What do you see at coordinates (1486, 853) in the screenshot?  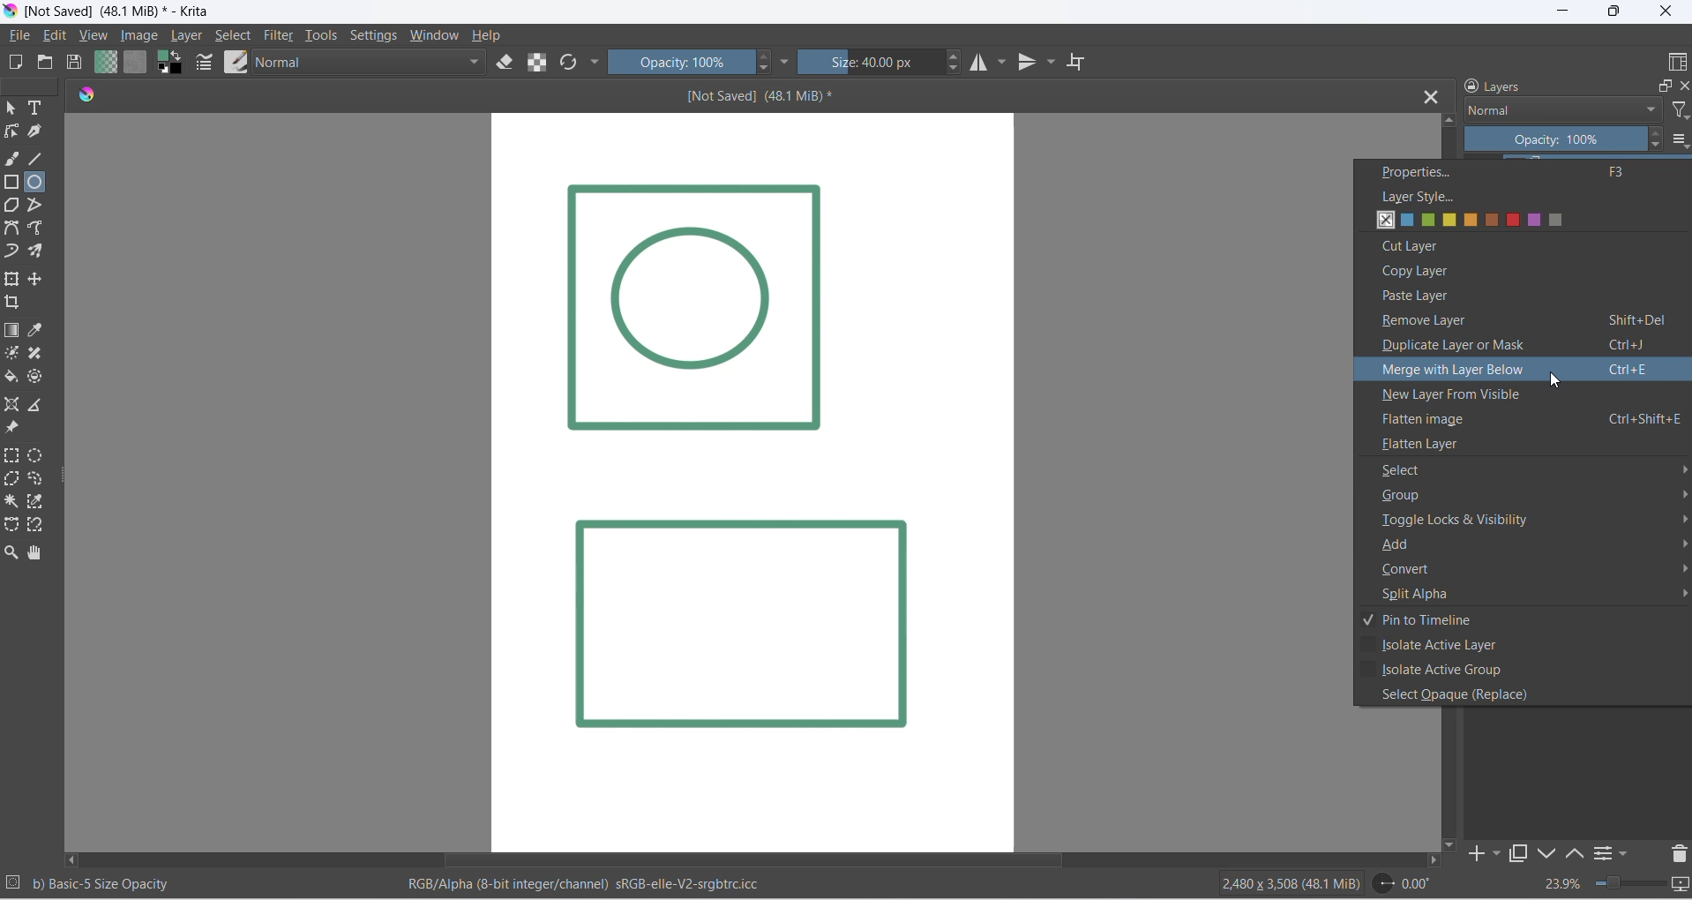 I see `add to side pane` at bounding box center [1486, 853].